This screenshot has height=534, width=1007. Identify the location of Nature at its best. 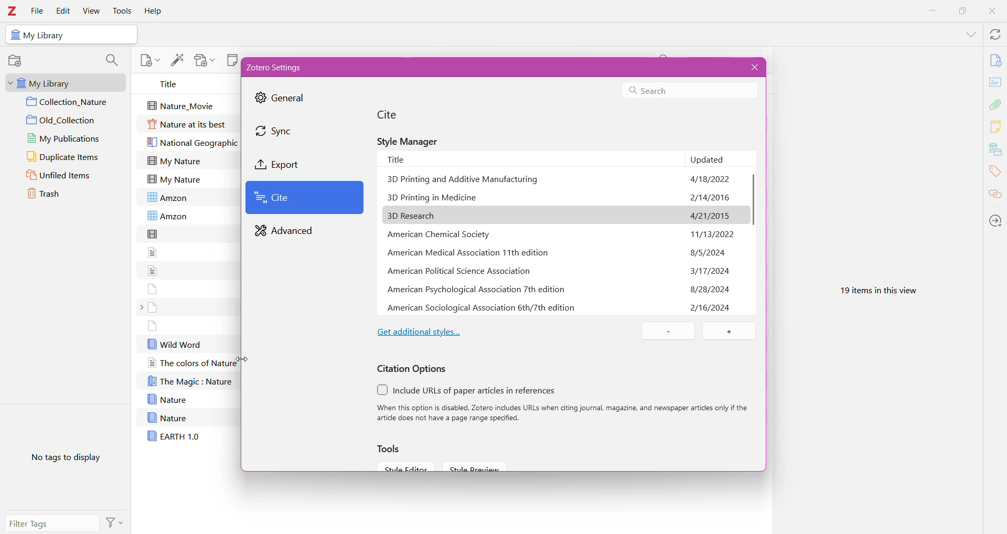
(188, 125).